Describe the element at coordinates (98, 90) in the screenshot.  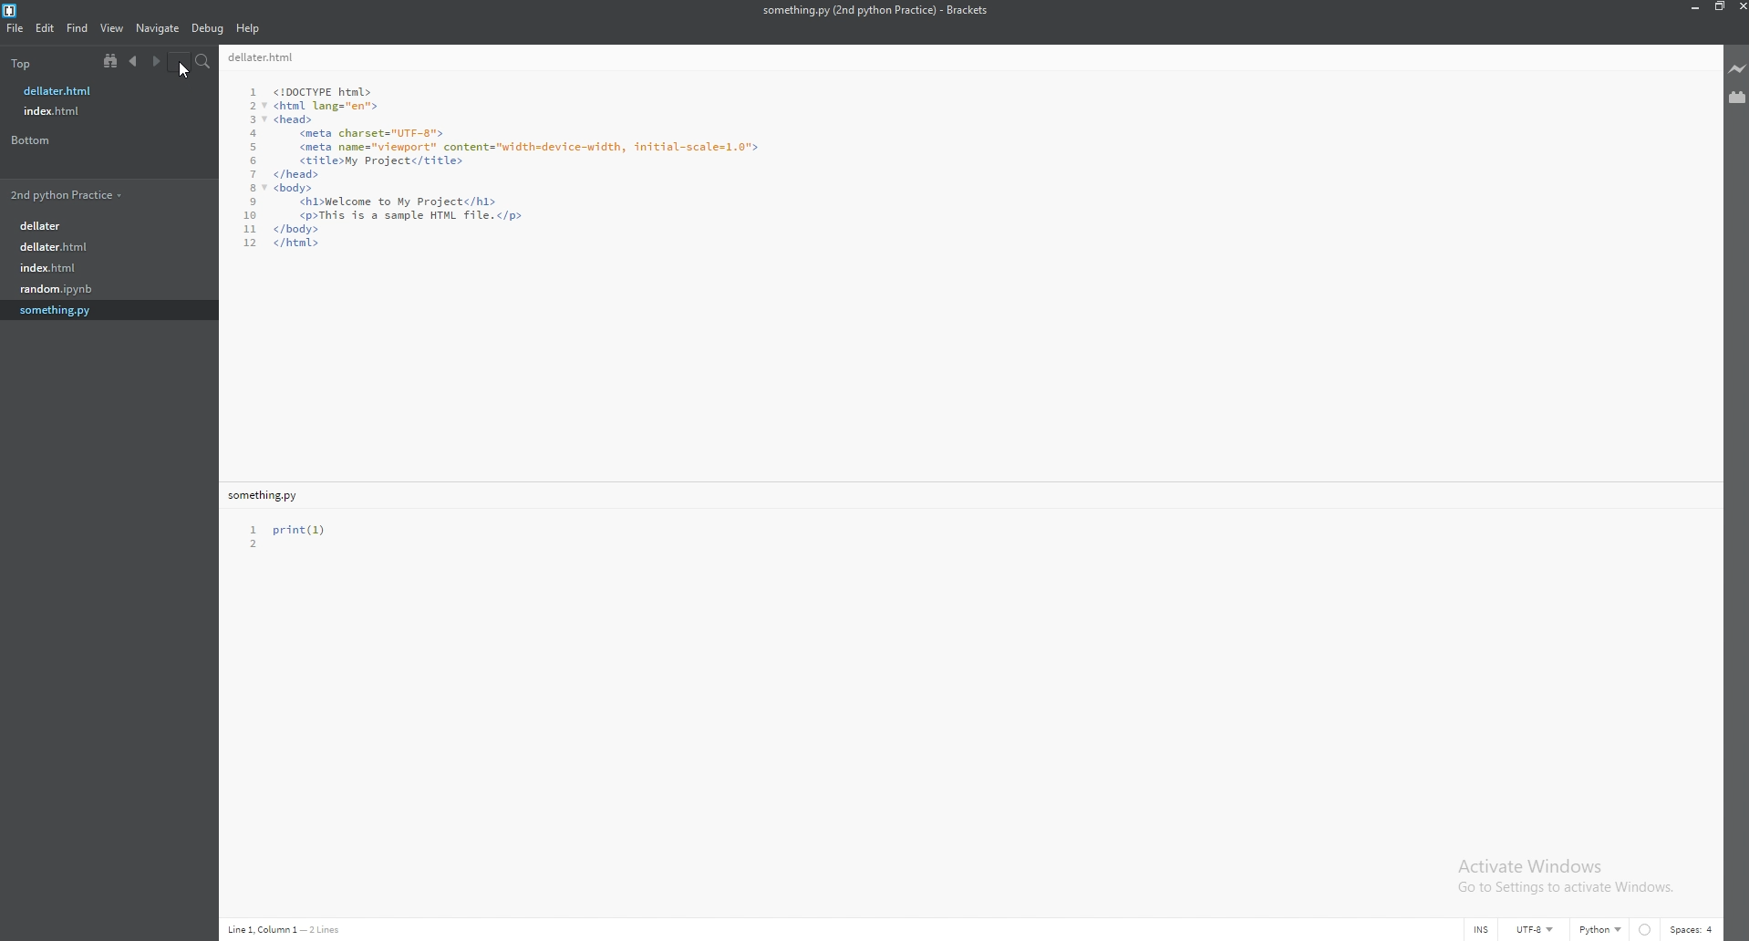
I see `file name` at that location.